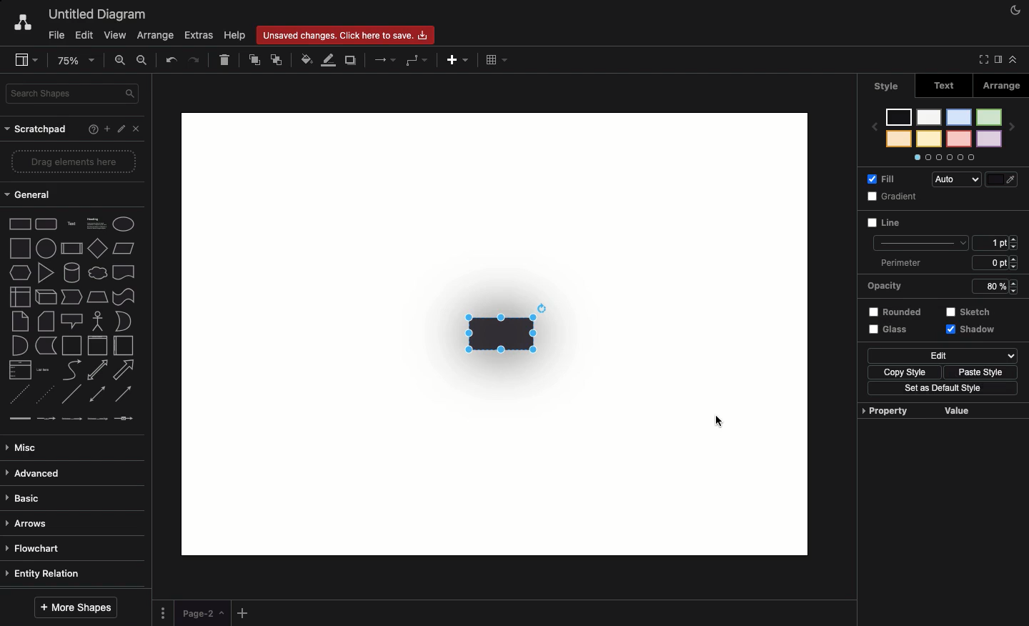 This screenshot has height=626, width=1029. Describe the element at coordinates (116, 35) in the screenshot. I see `View` at that location.